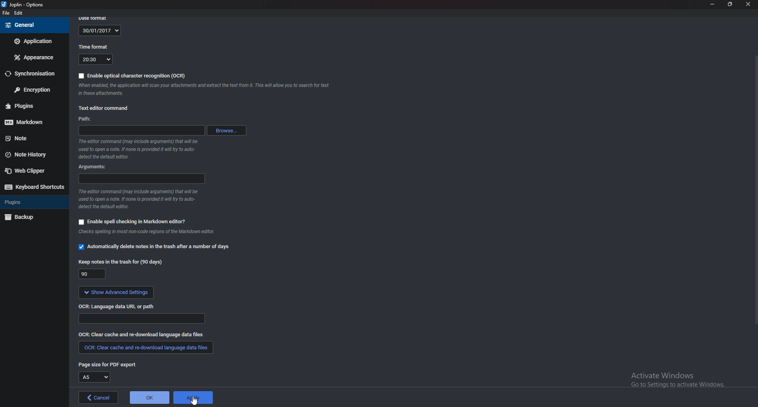 The width and height of the screenshot is (758, 407). Describe the element at coordinates (712, 5) in the screenshot. I see `minimize` at that location.